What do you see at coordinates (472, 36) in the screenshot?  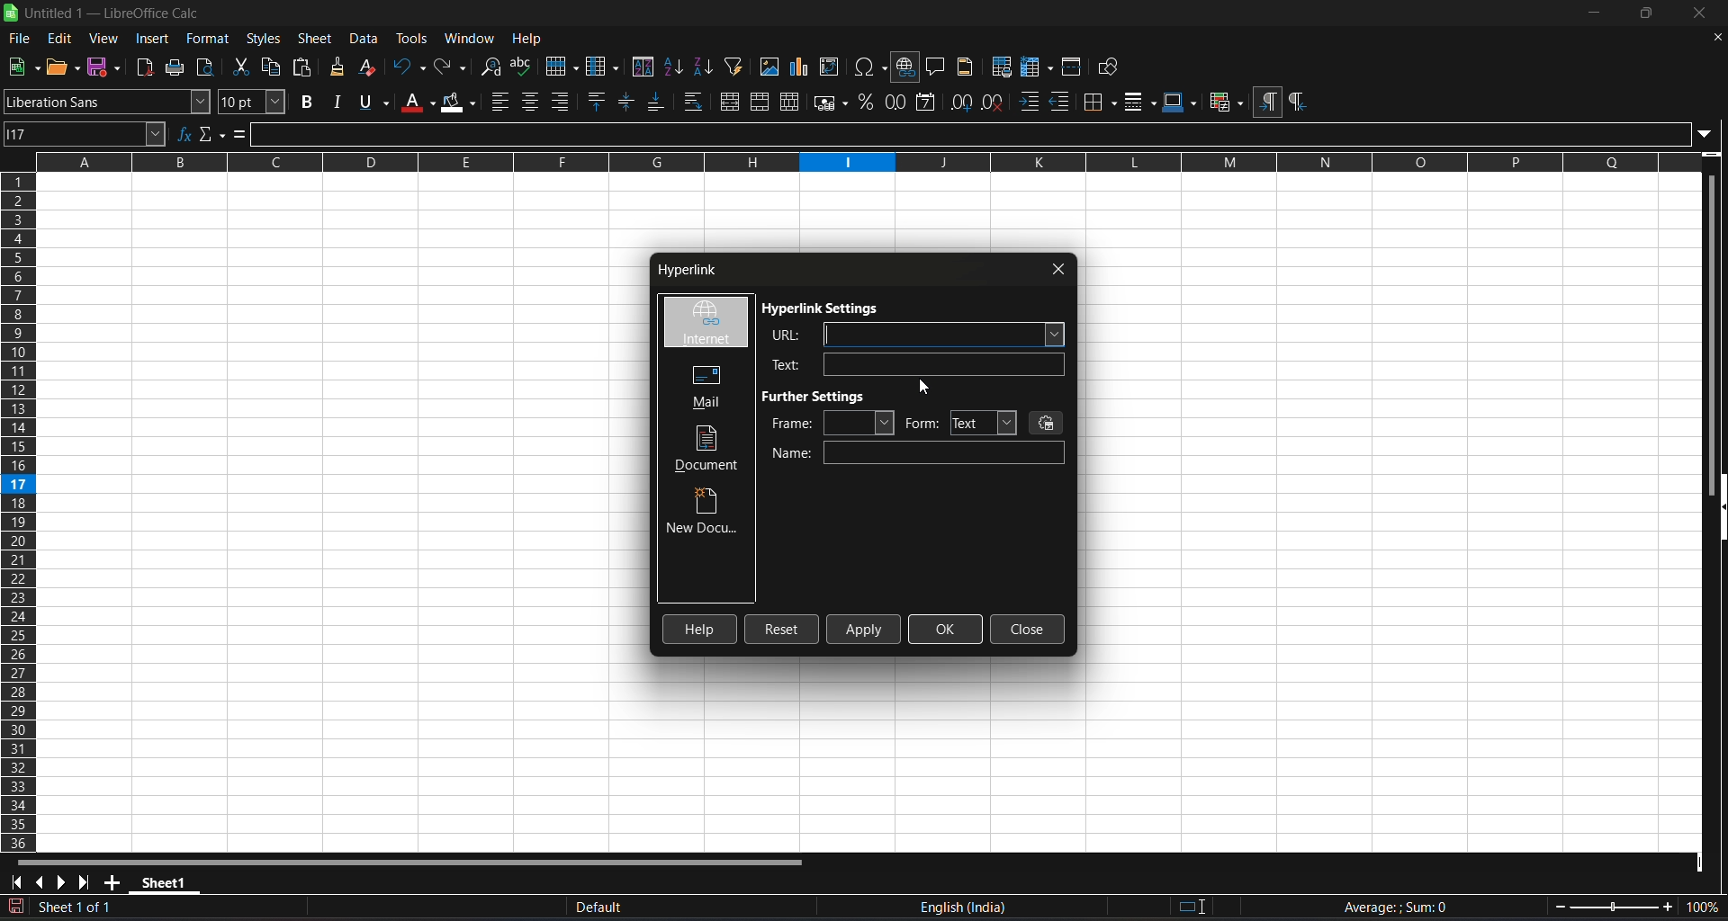 I see `window` at bounding box center [472, 36].